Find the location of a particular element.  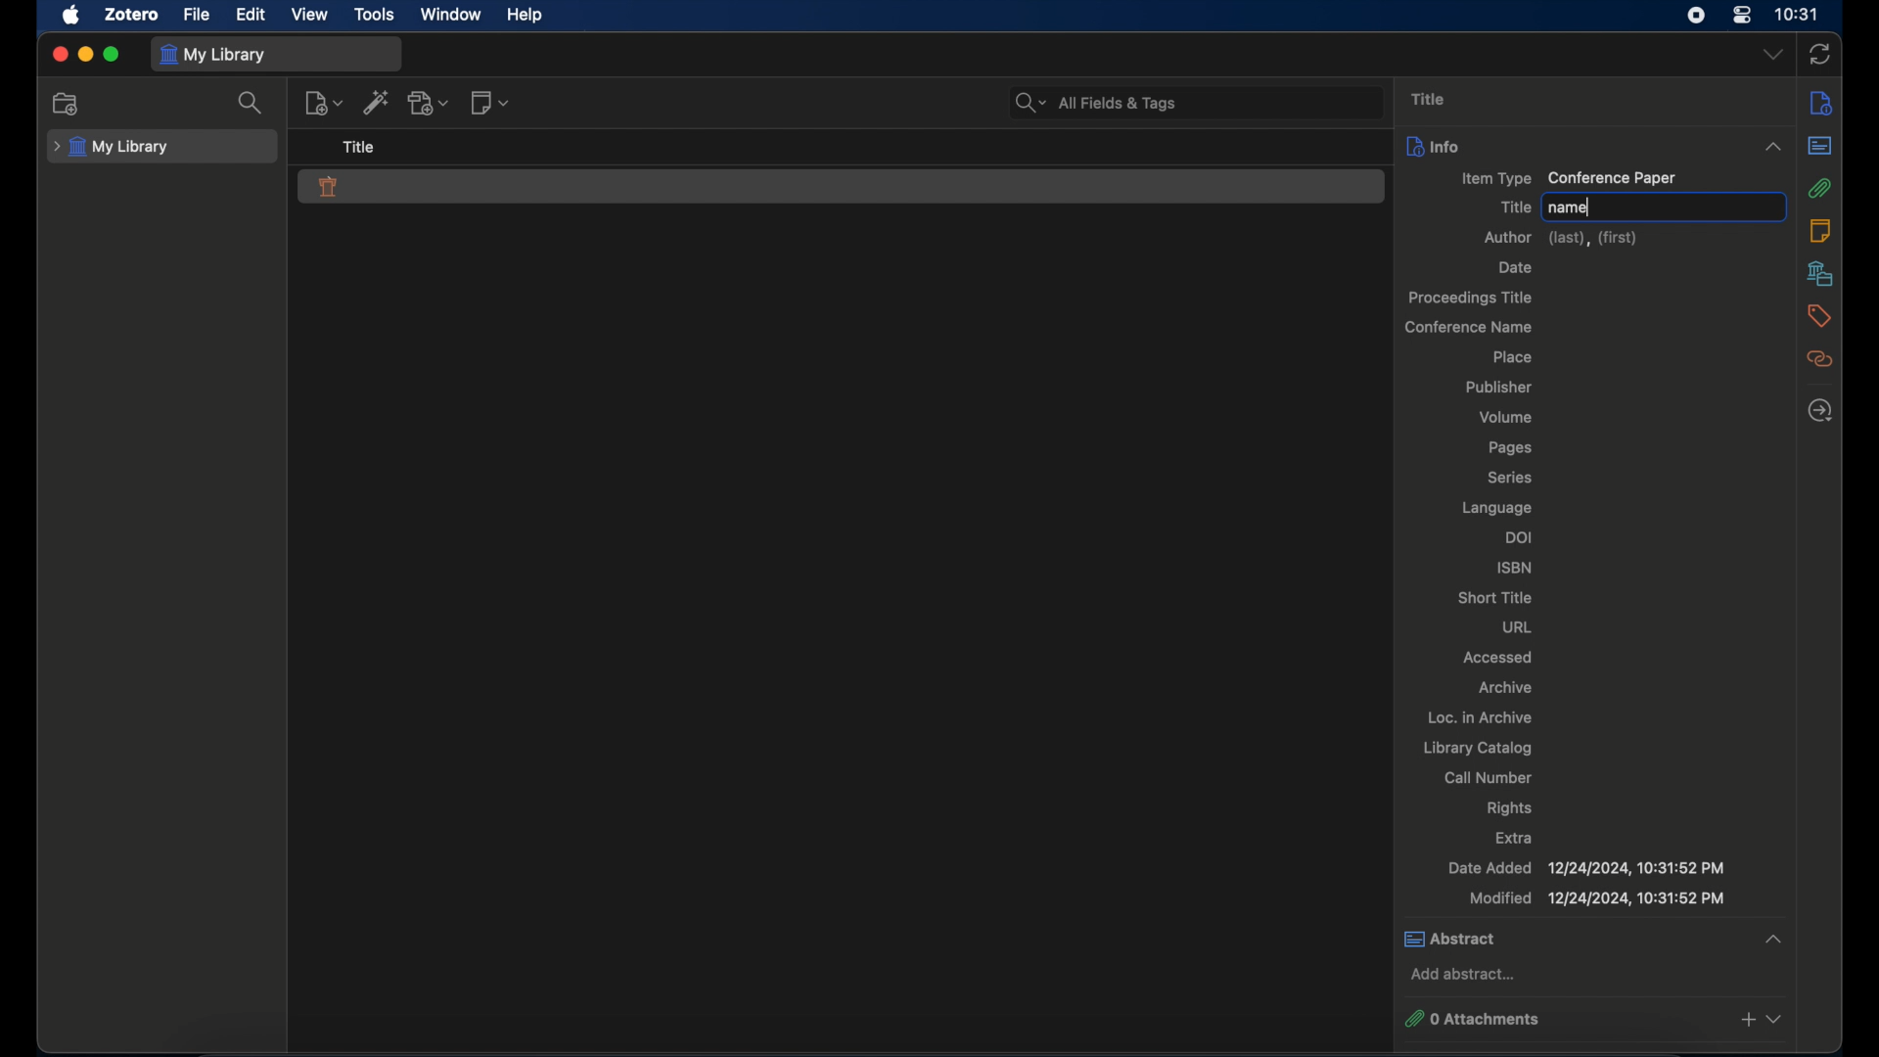

conference name is located at coordinates (1467, 328).